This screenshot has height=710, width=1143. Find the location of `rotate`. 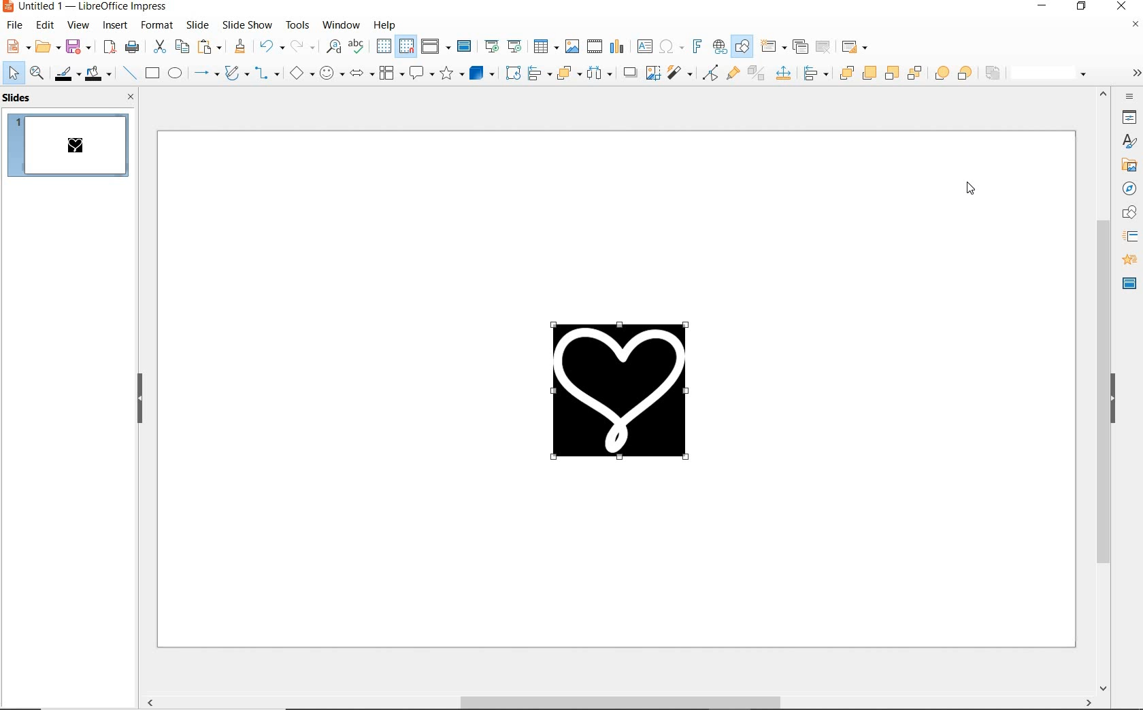

rotate is located at coordinates (513, 73).